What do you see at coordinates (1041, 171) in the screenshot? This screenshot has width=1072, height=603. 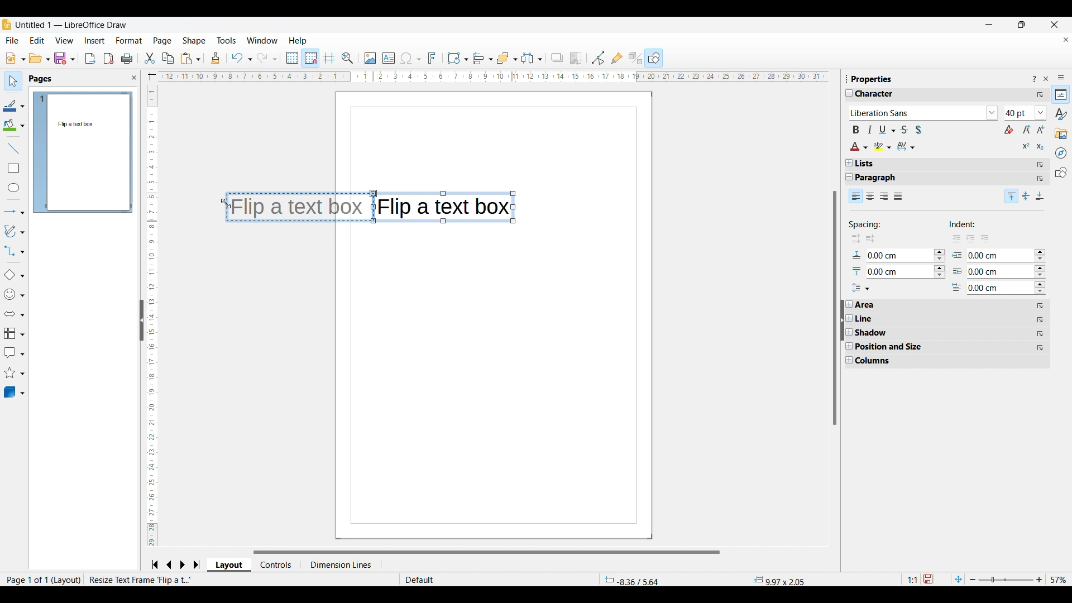 I see `More options for respective sub-title` at bounding box center [1041, 171].